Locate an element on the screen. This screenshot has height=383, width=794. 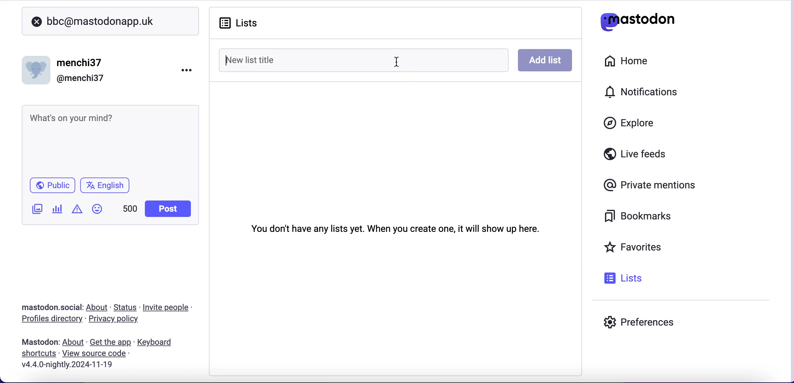
add content warning is located at coordinates (78, 210).